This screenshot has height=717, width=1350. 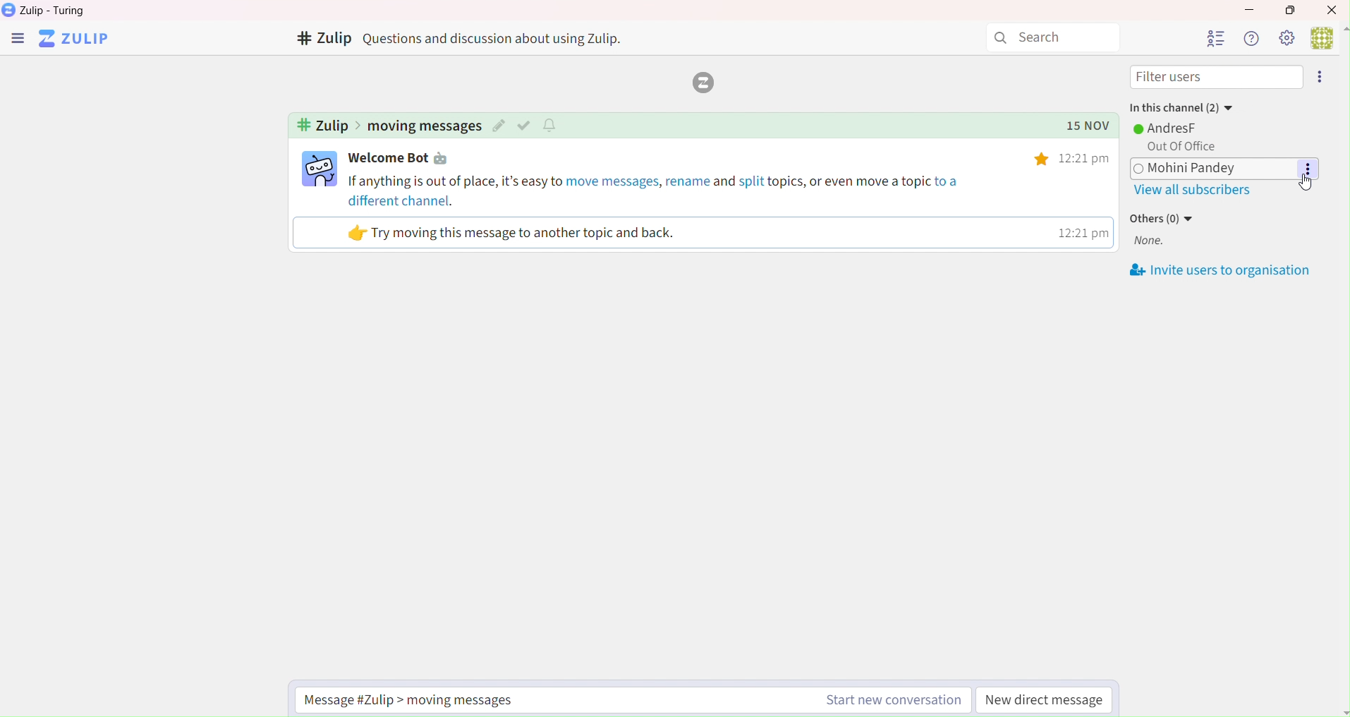 What do you see at coordinates (1149, 242) in the screenshot?
I see `None` at bounding box center [1149, 242].